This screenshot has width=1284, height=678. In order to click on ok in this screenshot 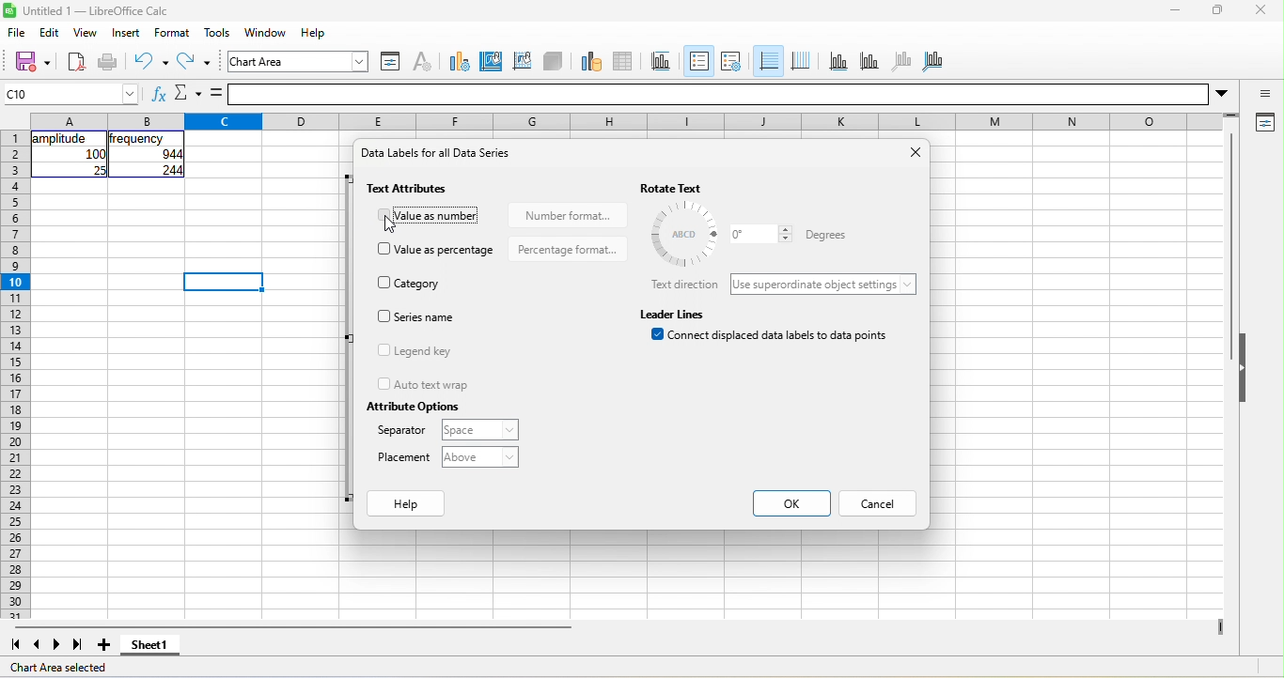, I will do `click(795, 502)`.